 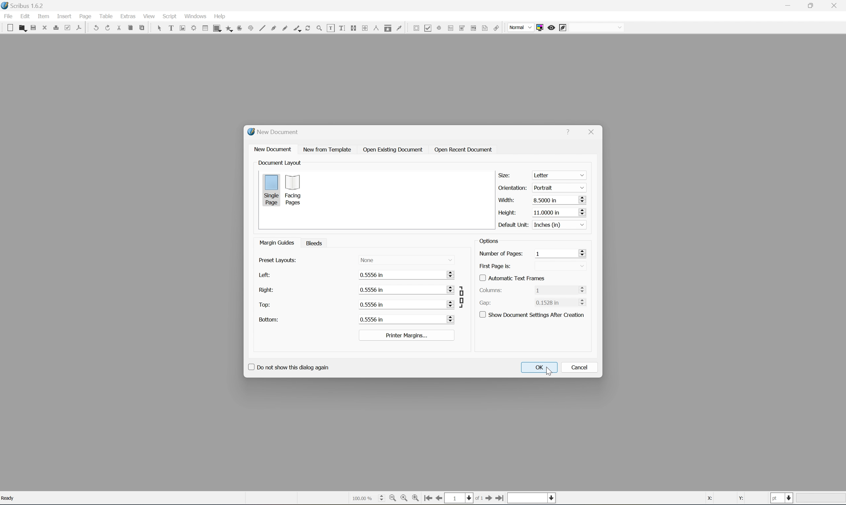 I want to click on right, so click(x=267, y=289).